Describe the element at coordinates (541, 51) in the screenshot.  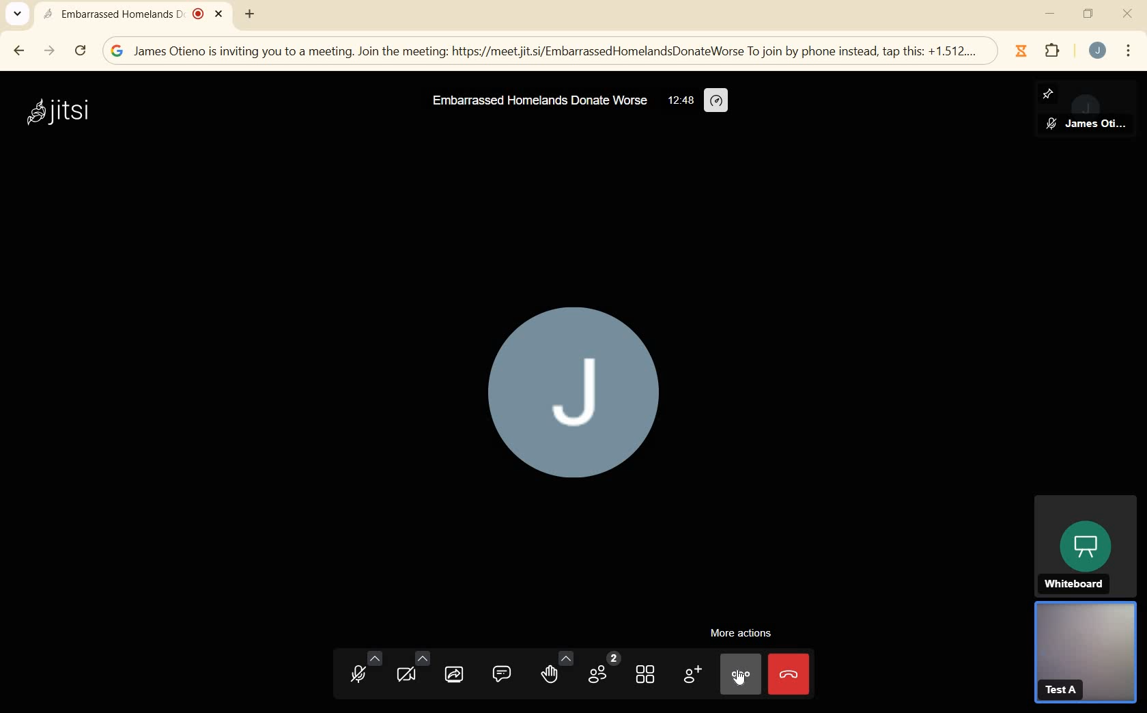
I see `; James Otieno is inviting you to a meeting. Join the meeting: https://meetiit.si/EmbarrassedHomelandsDonateWorse To join by phone instead, tap this: +1.512....` at that location.